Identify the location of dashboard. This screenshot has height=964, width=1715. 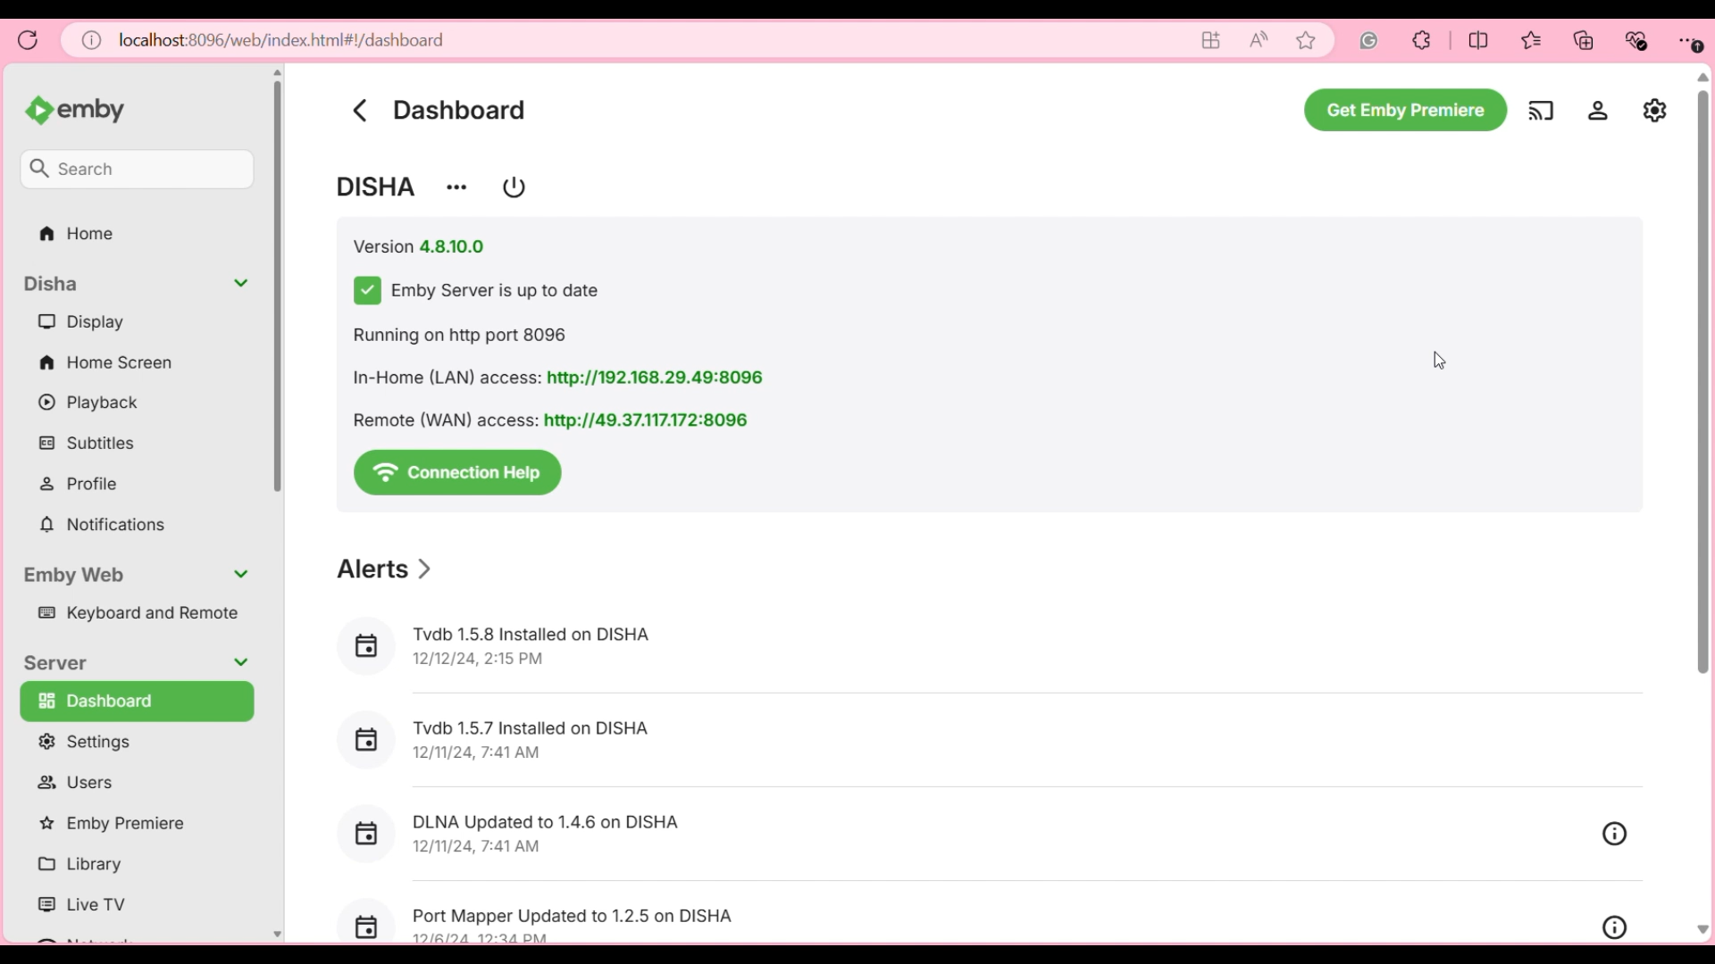
(459, 110).